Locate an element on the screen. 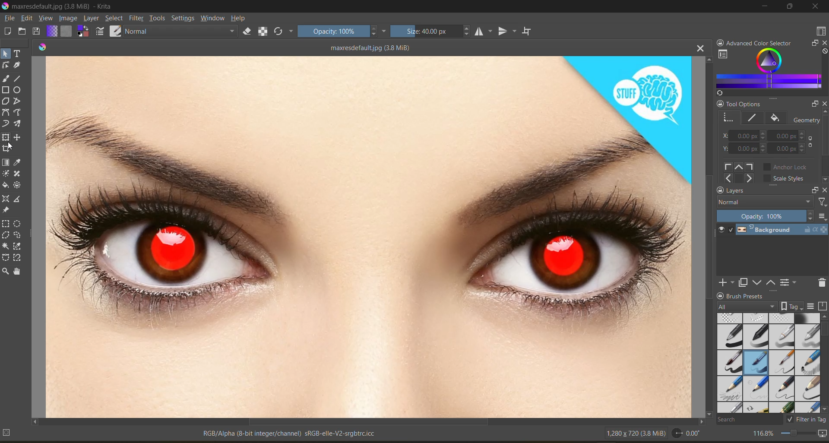 This screenshot has height=443, width=829. wrap around mode is located at coordinates (530, 32).